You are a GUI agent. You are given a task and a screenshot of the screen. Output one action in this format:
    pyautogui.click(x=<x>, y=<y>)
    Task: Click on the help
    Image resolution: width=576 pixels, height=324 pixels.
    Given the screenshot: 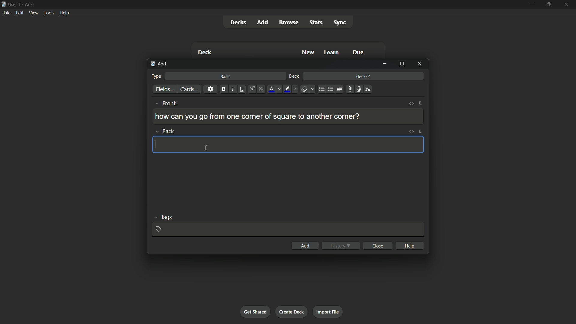 What is the action you would take?
    pyautogui.click(x=409, y=245)
    